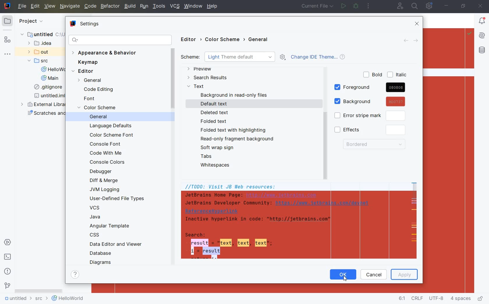 This screenshot has height=304, width=489. Describe the element at coordinates (46, 114) in the screenshot. I see `scratches and consoles` at that location.